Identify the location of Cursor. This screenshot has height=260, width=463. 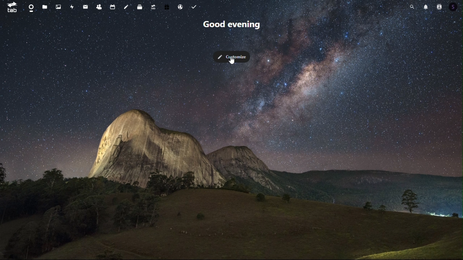
(233, 62).